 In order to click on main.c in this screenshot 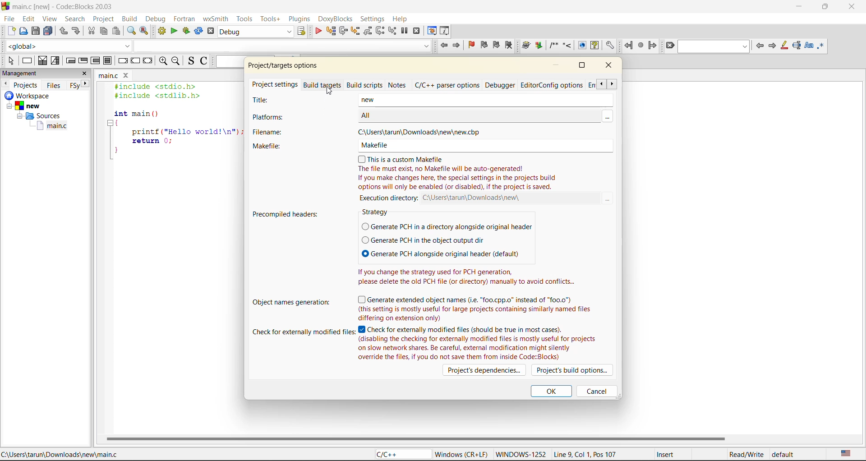, I will do `click(54, 127)`.